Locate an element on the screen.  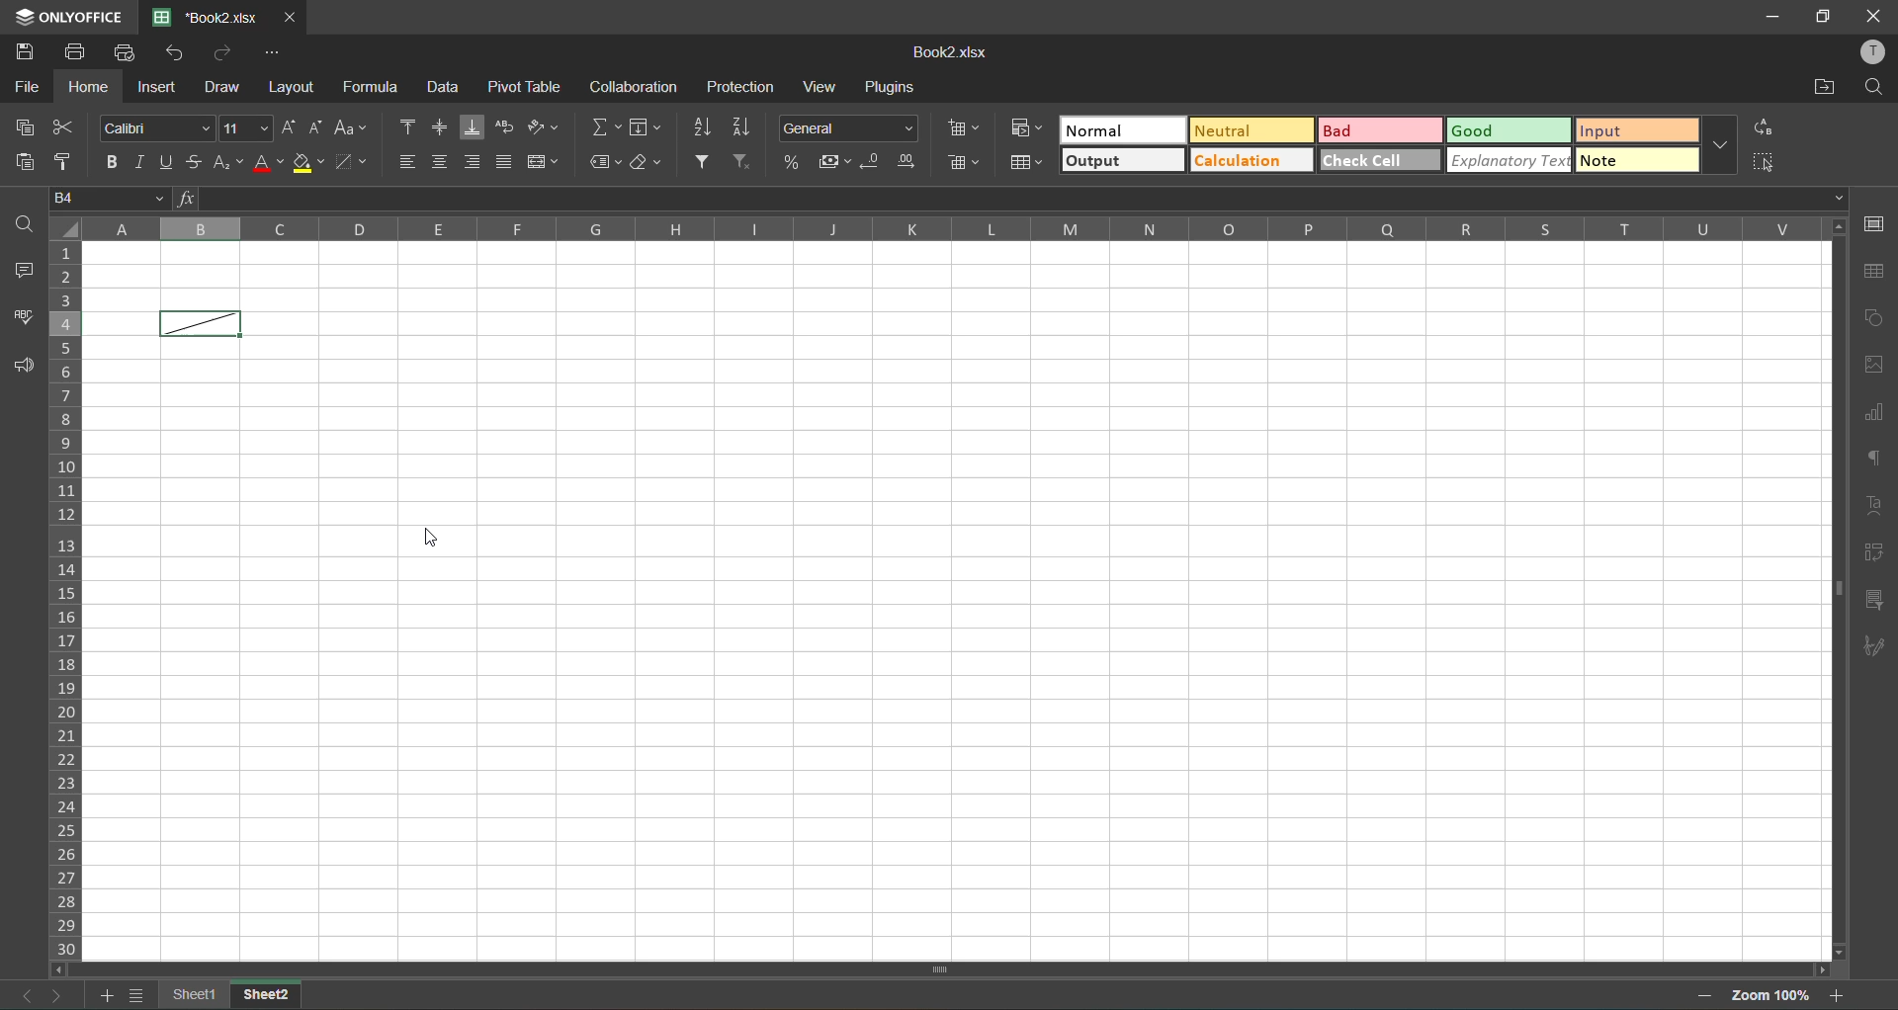
open location is located at coordinates (1823, 88).